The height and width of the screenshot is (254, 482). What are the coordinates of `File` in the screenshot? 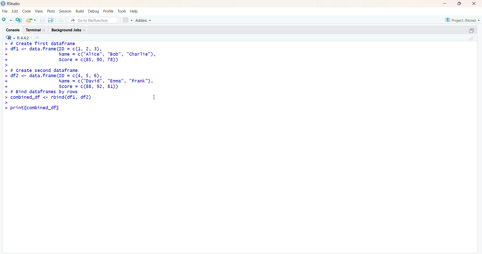 It's located at (5, 11).